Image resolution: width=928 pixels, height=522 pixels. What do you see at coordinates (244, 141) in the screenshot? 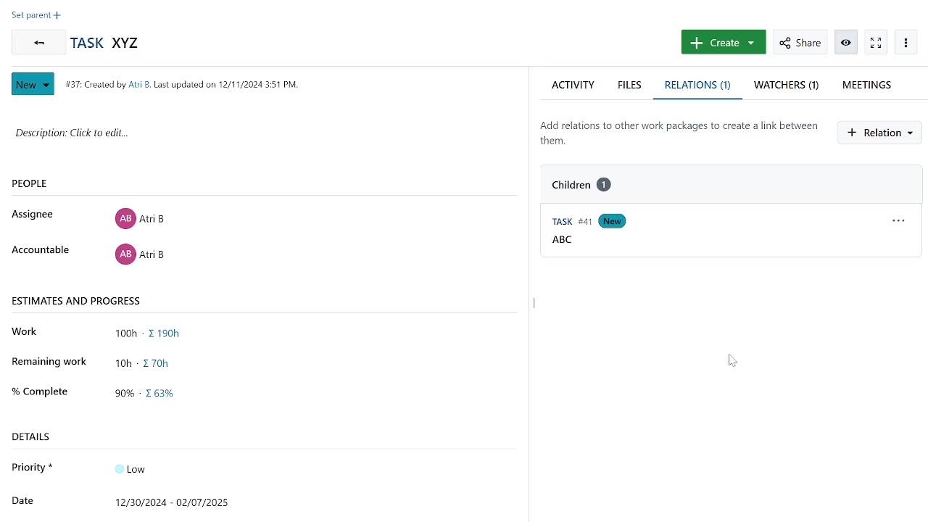
I see `space for adding description` at bounding box center [244, 141].